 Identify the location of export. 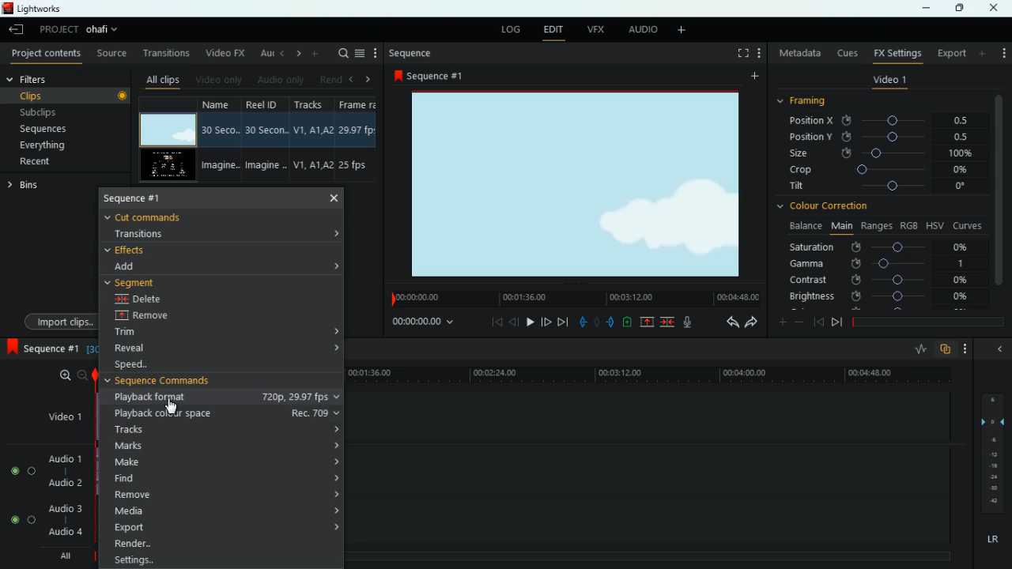
(951, 52).